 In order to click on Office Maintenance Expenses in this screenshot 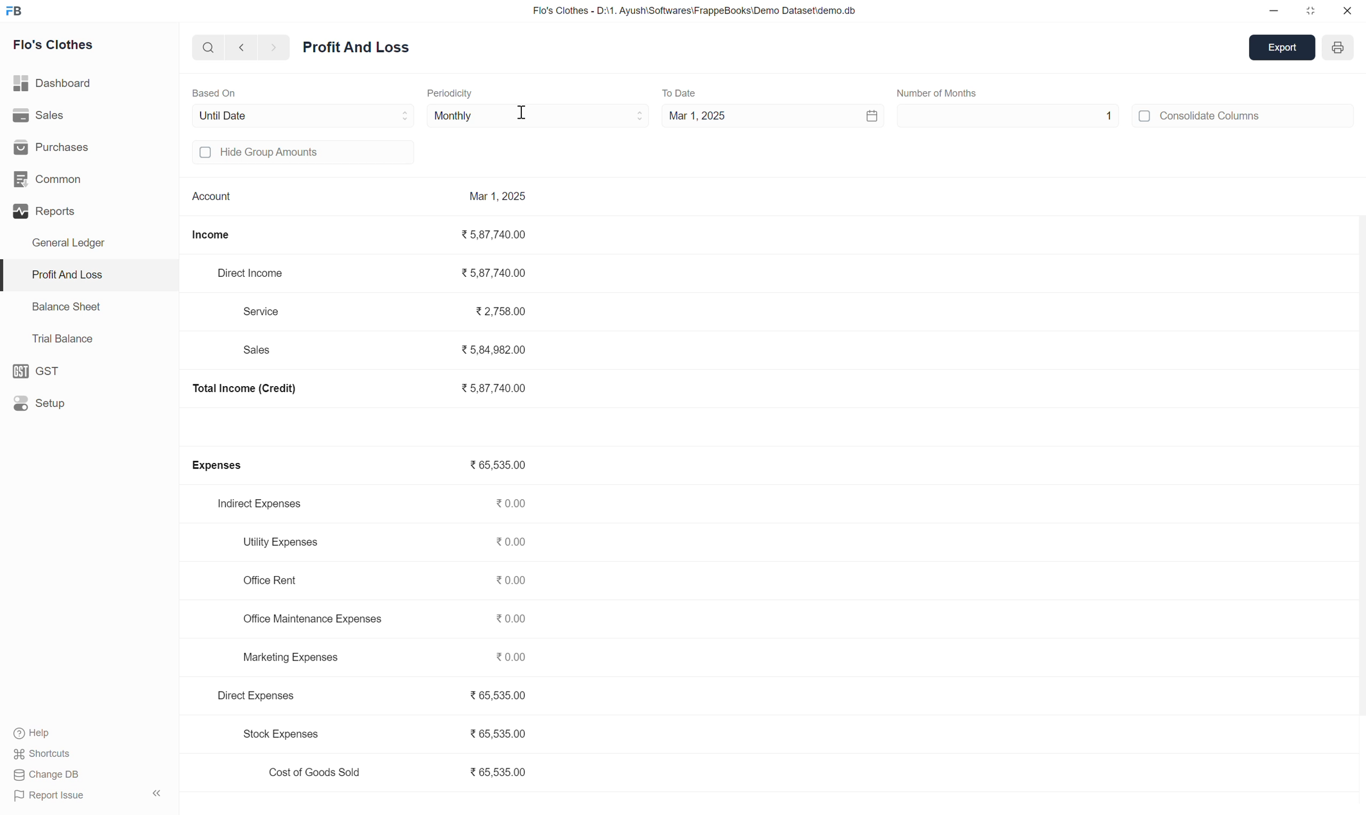, I will do `click(308, 621)`.